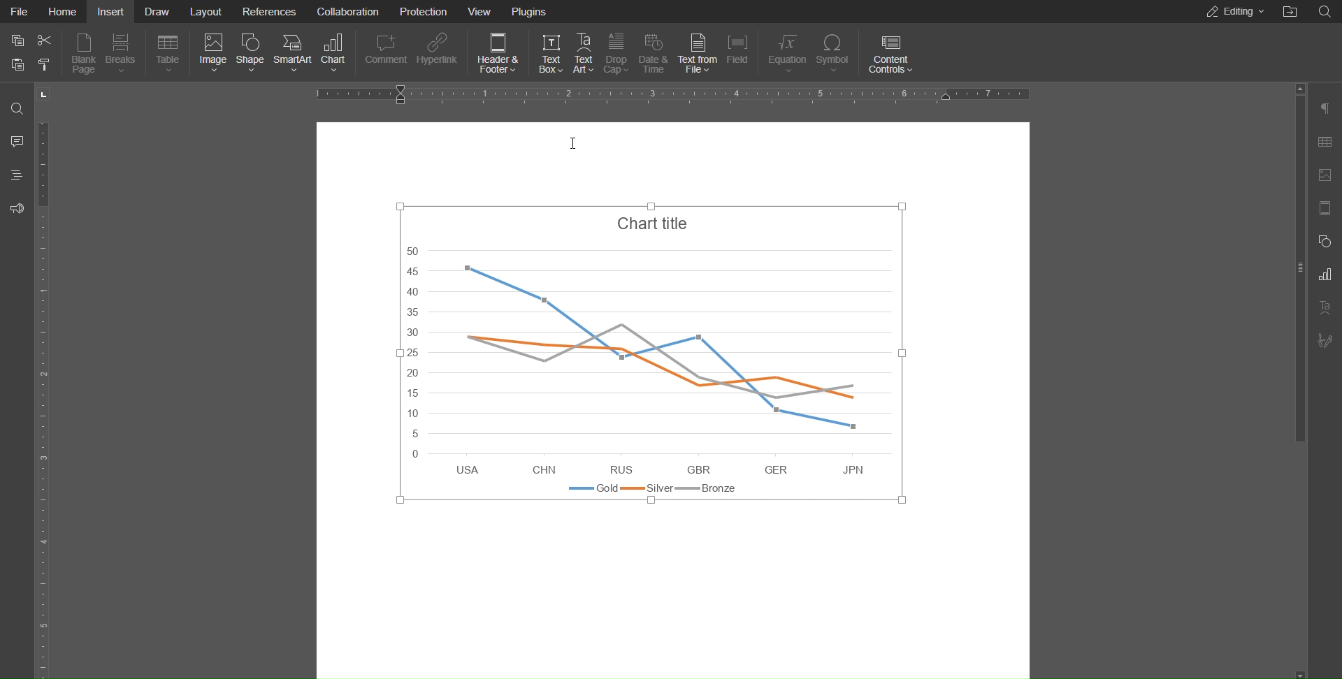  Describe the element at coordinates (1325, 174) in the screenshot. I see `Image Settings` at that location.